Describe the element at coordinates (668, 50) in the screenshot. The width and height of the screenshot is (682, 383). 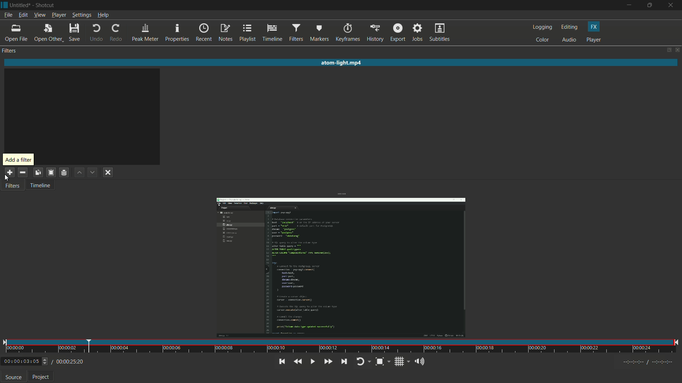
I see `change layout` at that location.